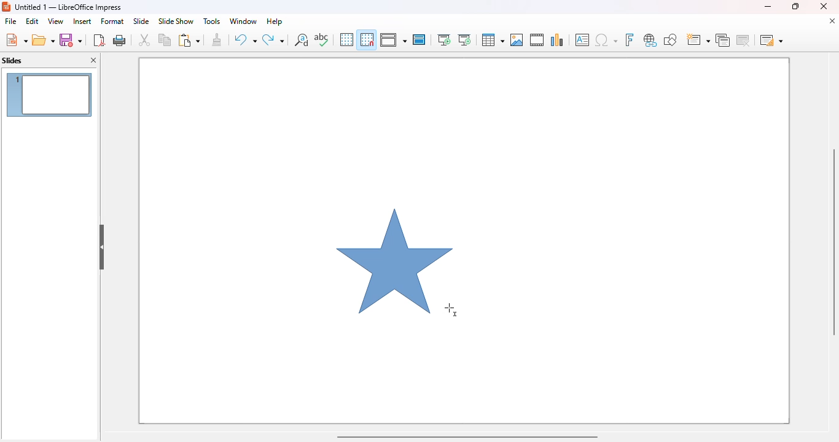 The height and width of the screenshot is (442, 839). Describe the element at coordinates (55, 21) in the screenshot. I see `view` at that location.